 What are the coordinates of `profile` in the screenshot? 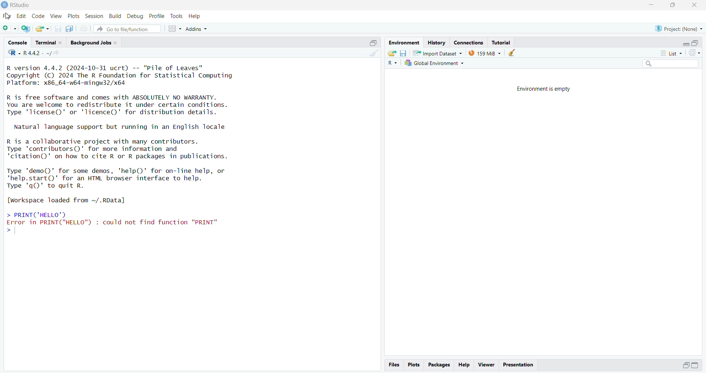 It's located at (157, 16).